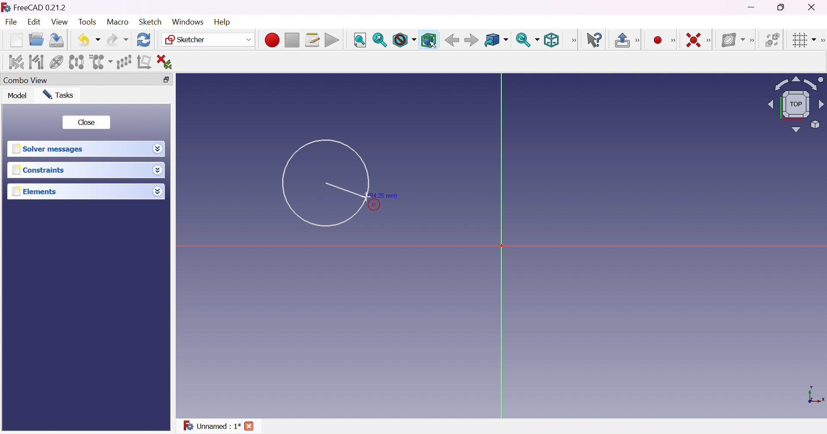 The height and width of the screenshot is (434, 827). Describe the element at coordinates (159, 170) in the screenshot. I see `Drop down` at that location.